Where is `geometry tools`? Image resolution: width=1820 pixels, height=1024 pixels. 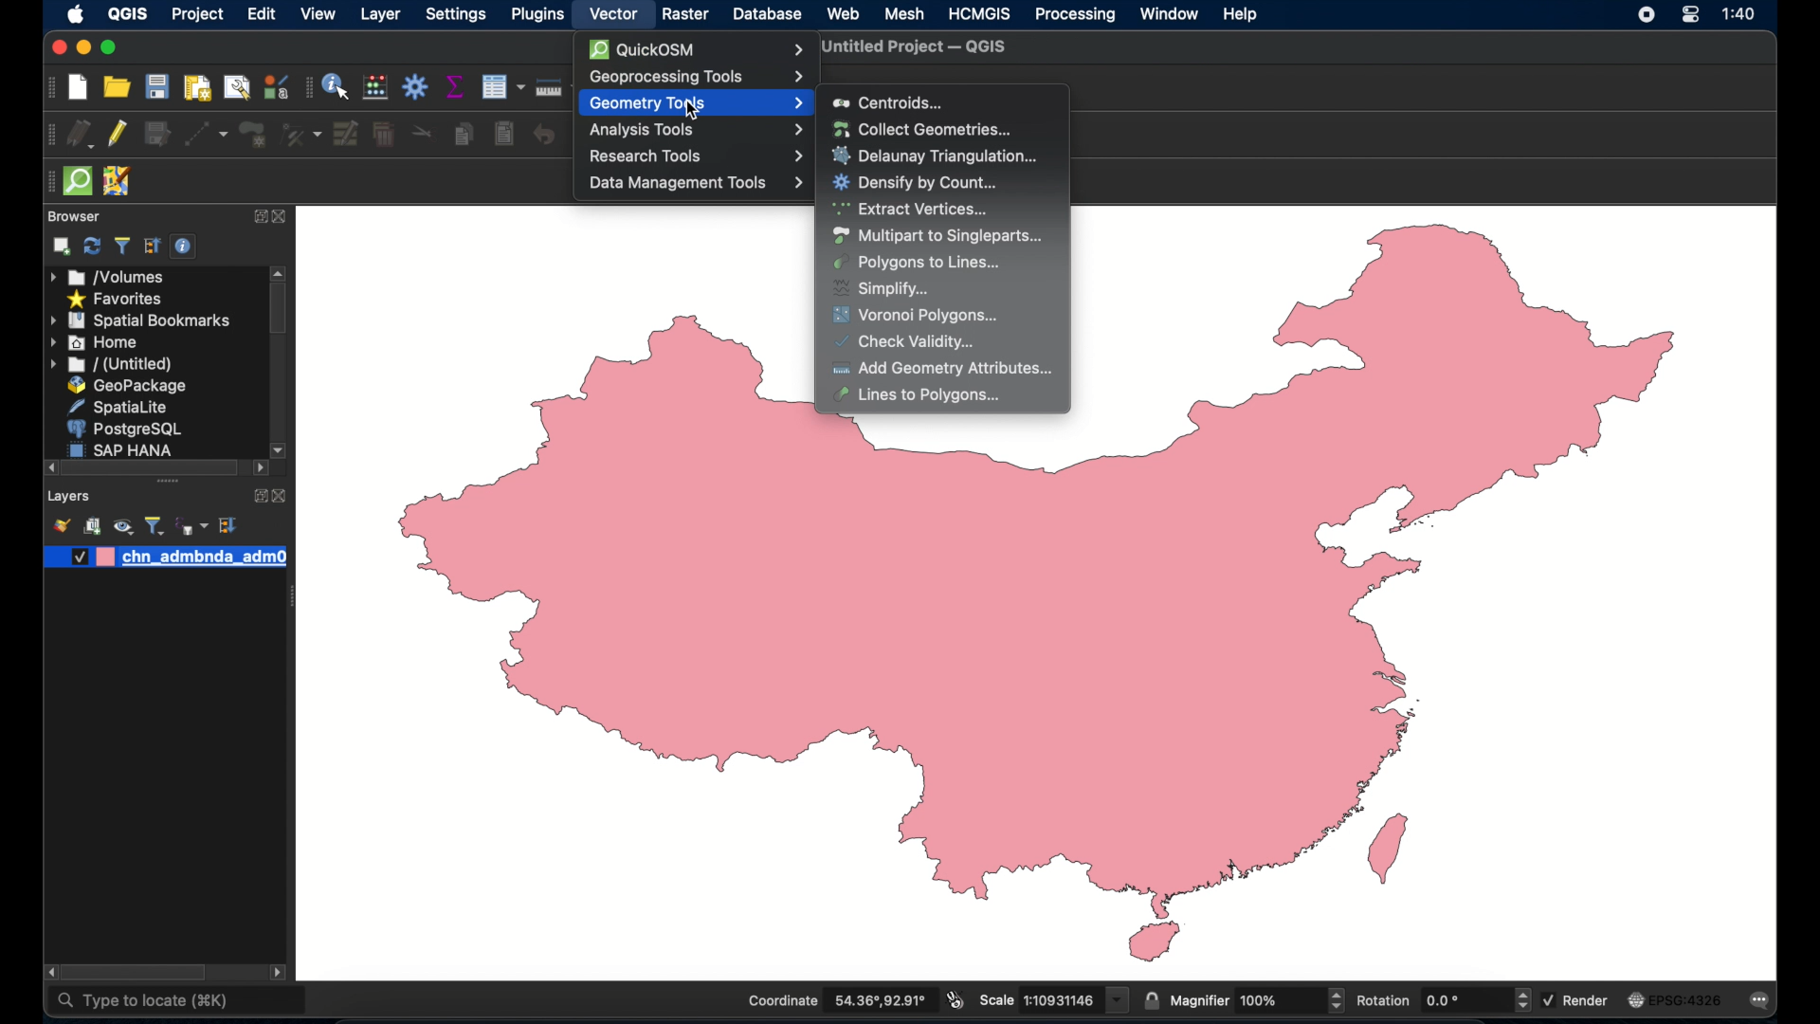 geometry tools is located at coordinates (696, 102).